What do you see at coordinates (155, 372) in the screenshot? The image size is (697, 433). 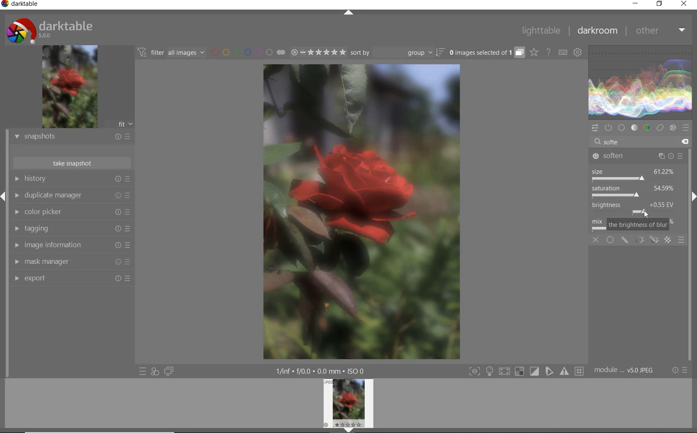 I see `quick access for applying any of your styles` at bounding box center [155, 372].